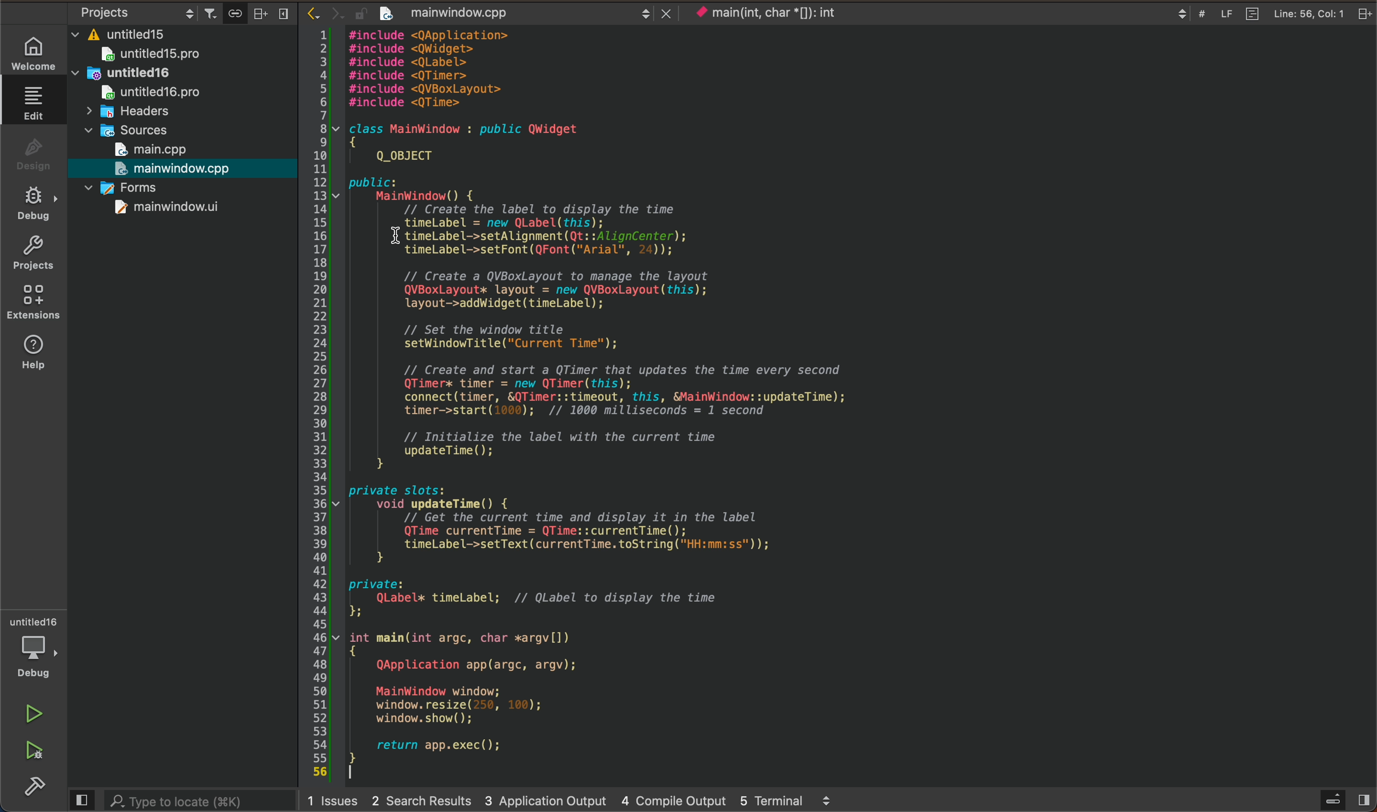 The image size is (1377, 812). I want to click on 1 Issues 2 Search Results 3 Application Output 4 Compile Output 5 Terminal, so click(567, 802).